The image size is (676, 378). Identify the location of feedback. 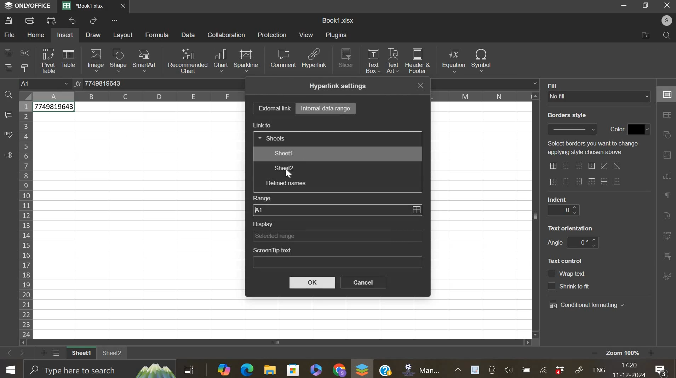
(8, 155).